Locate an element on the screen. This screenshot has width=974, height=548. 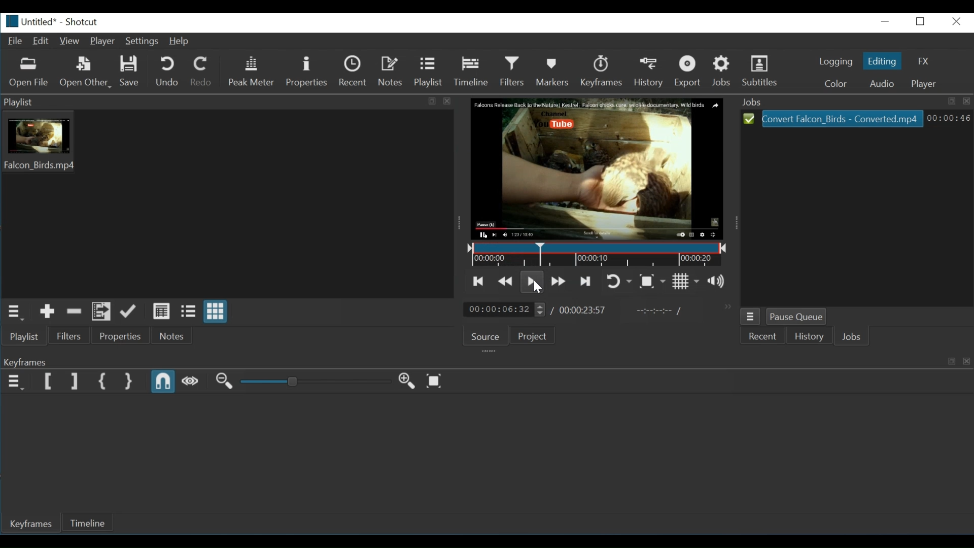
Logging is located at coordinates (837, 61).